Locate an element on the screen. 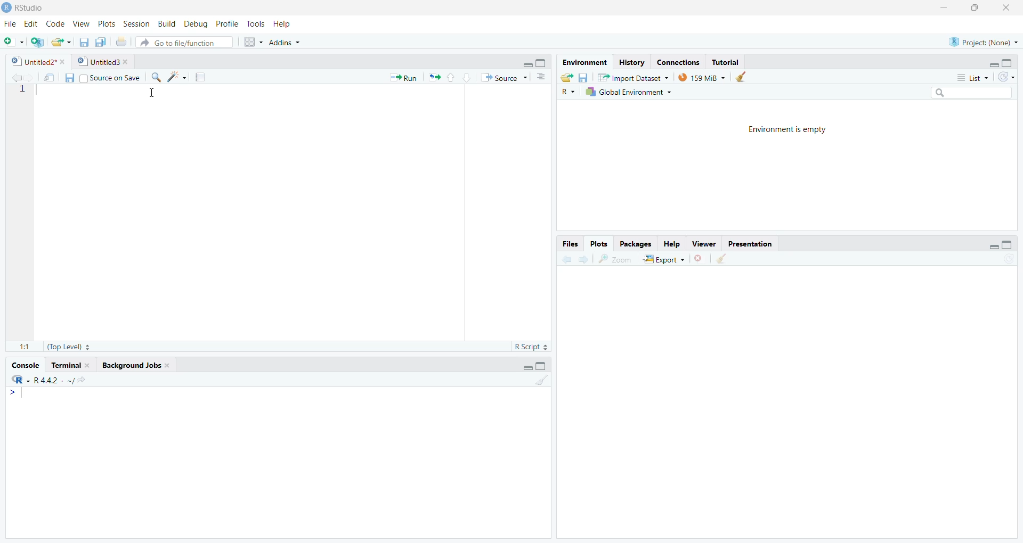 The height and width of the screenshot is (543, 1023). Minimize is located at coordinates (526, 367).